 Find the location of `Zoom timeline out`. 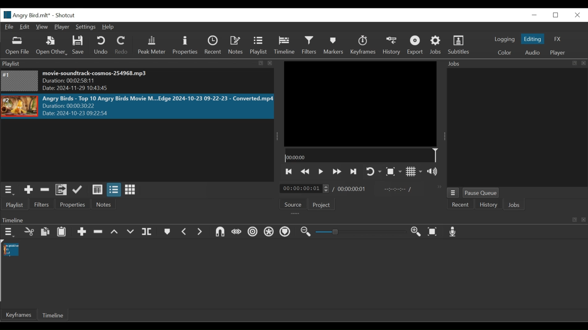

Zoom timeline out is located at coordinates (307, 232).